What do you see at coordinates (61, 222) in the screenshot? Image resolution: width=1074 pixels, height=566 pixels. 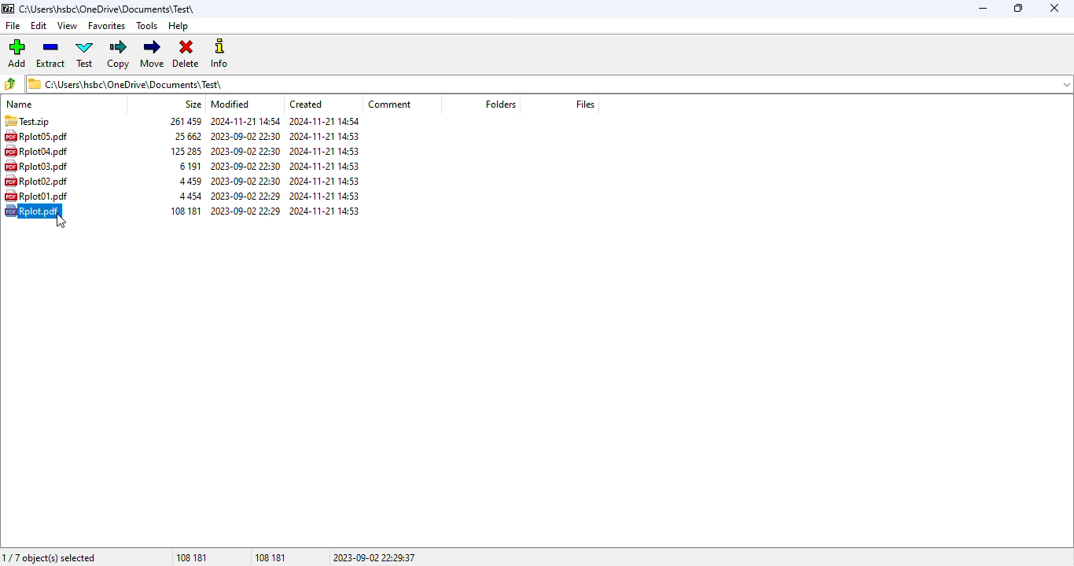 I see `cursor` at bounding box center [61, 222].